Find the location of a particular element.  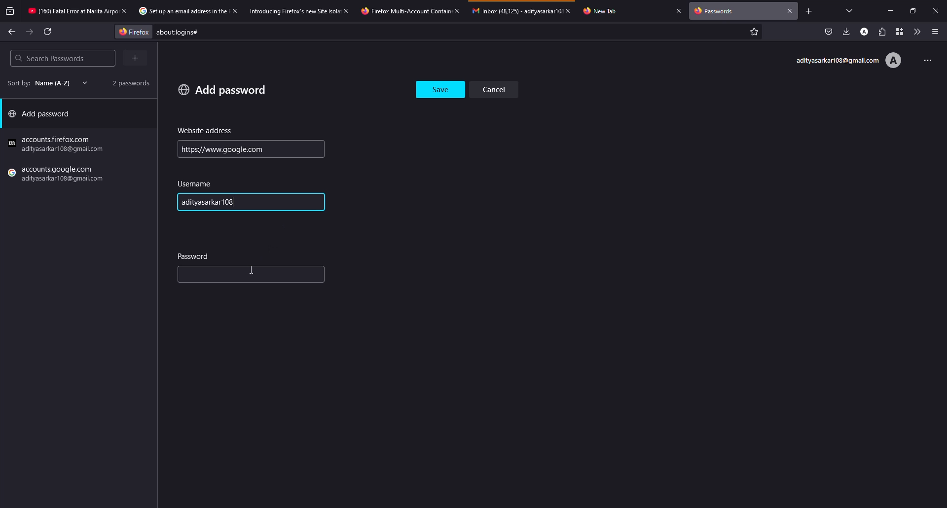

save is located at coordinates (441, 87).